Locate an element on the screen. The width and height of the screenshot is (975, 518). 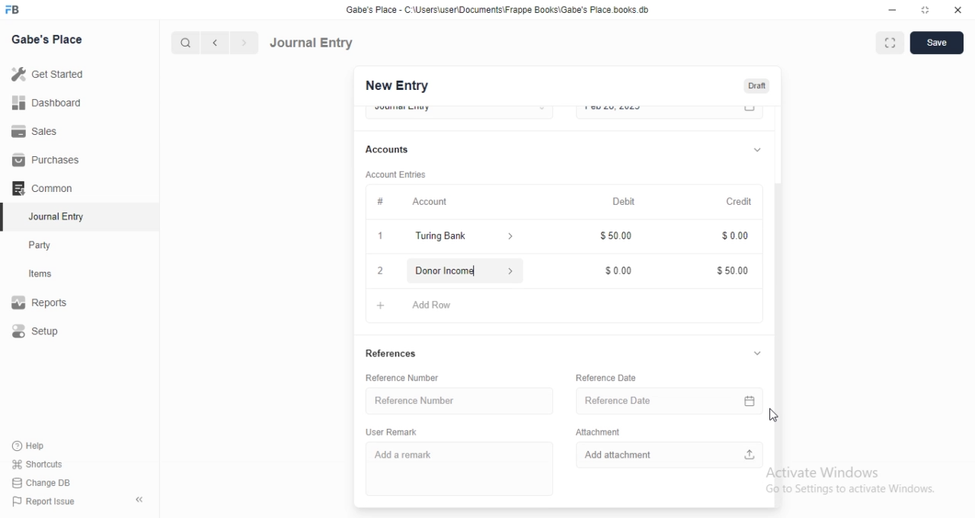
Reference Date is located at coordinates (657, 398).